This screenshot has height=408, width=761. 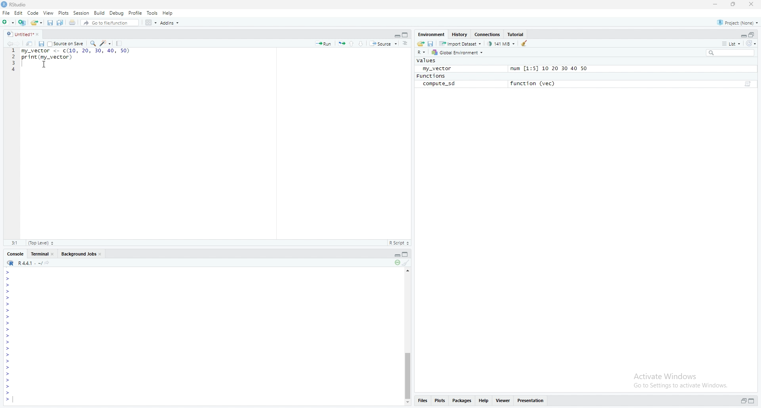 What do you see at coordinates (737, 21) in the screenshot?
I see `Project(None)` at bounding box center [737, 21].